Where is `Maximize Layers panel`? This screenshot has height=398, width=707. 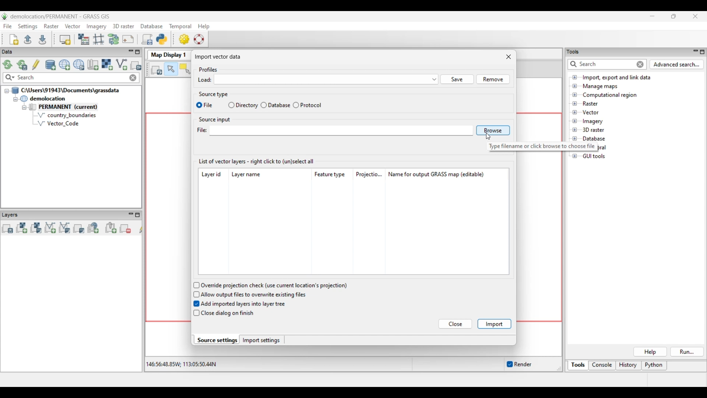
Maximize Layers panel is located at coordinates (138, 215).